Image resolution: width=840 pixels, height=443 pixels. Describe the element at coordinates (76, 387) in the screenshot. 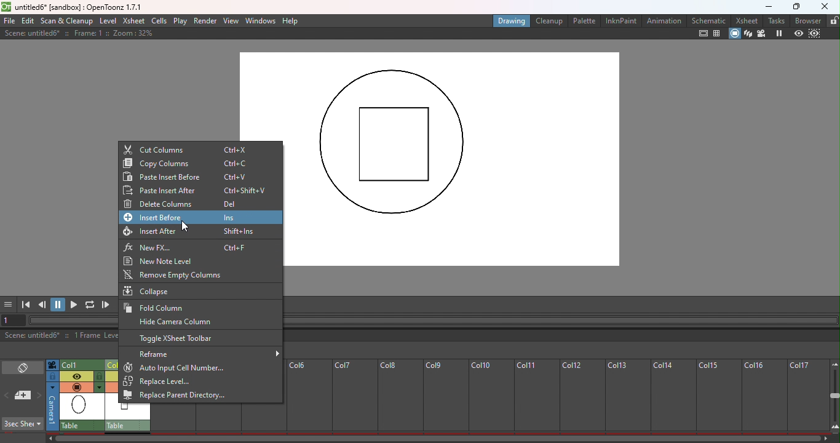

I see `Camera stand visibility toggle` at that location.